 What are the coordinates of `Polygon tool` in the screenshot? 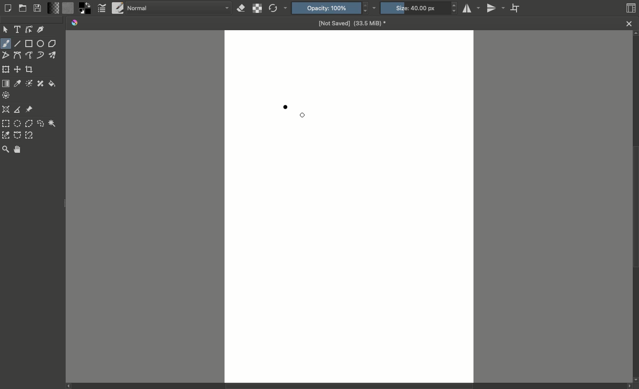 It's located at (53, 44).